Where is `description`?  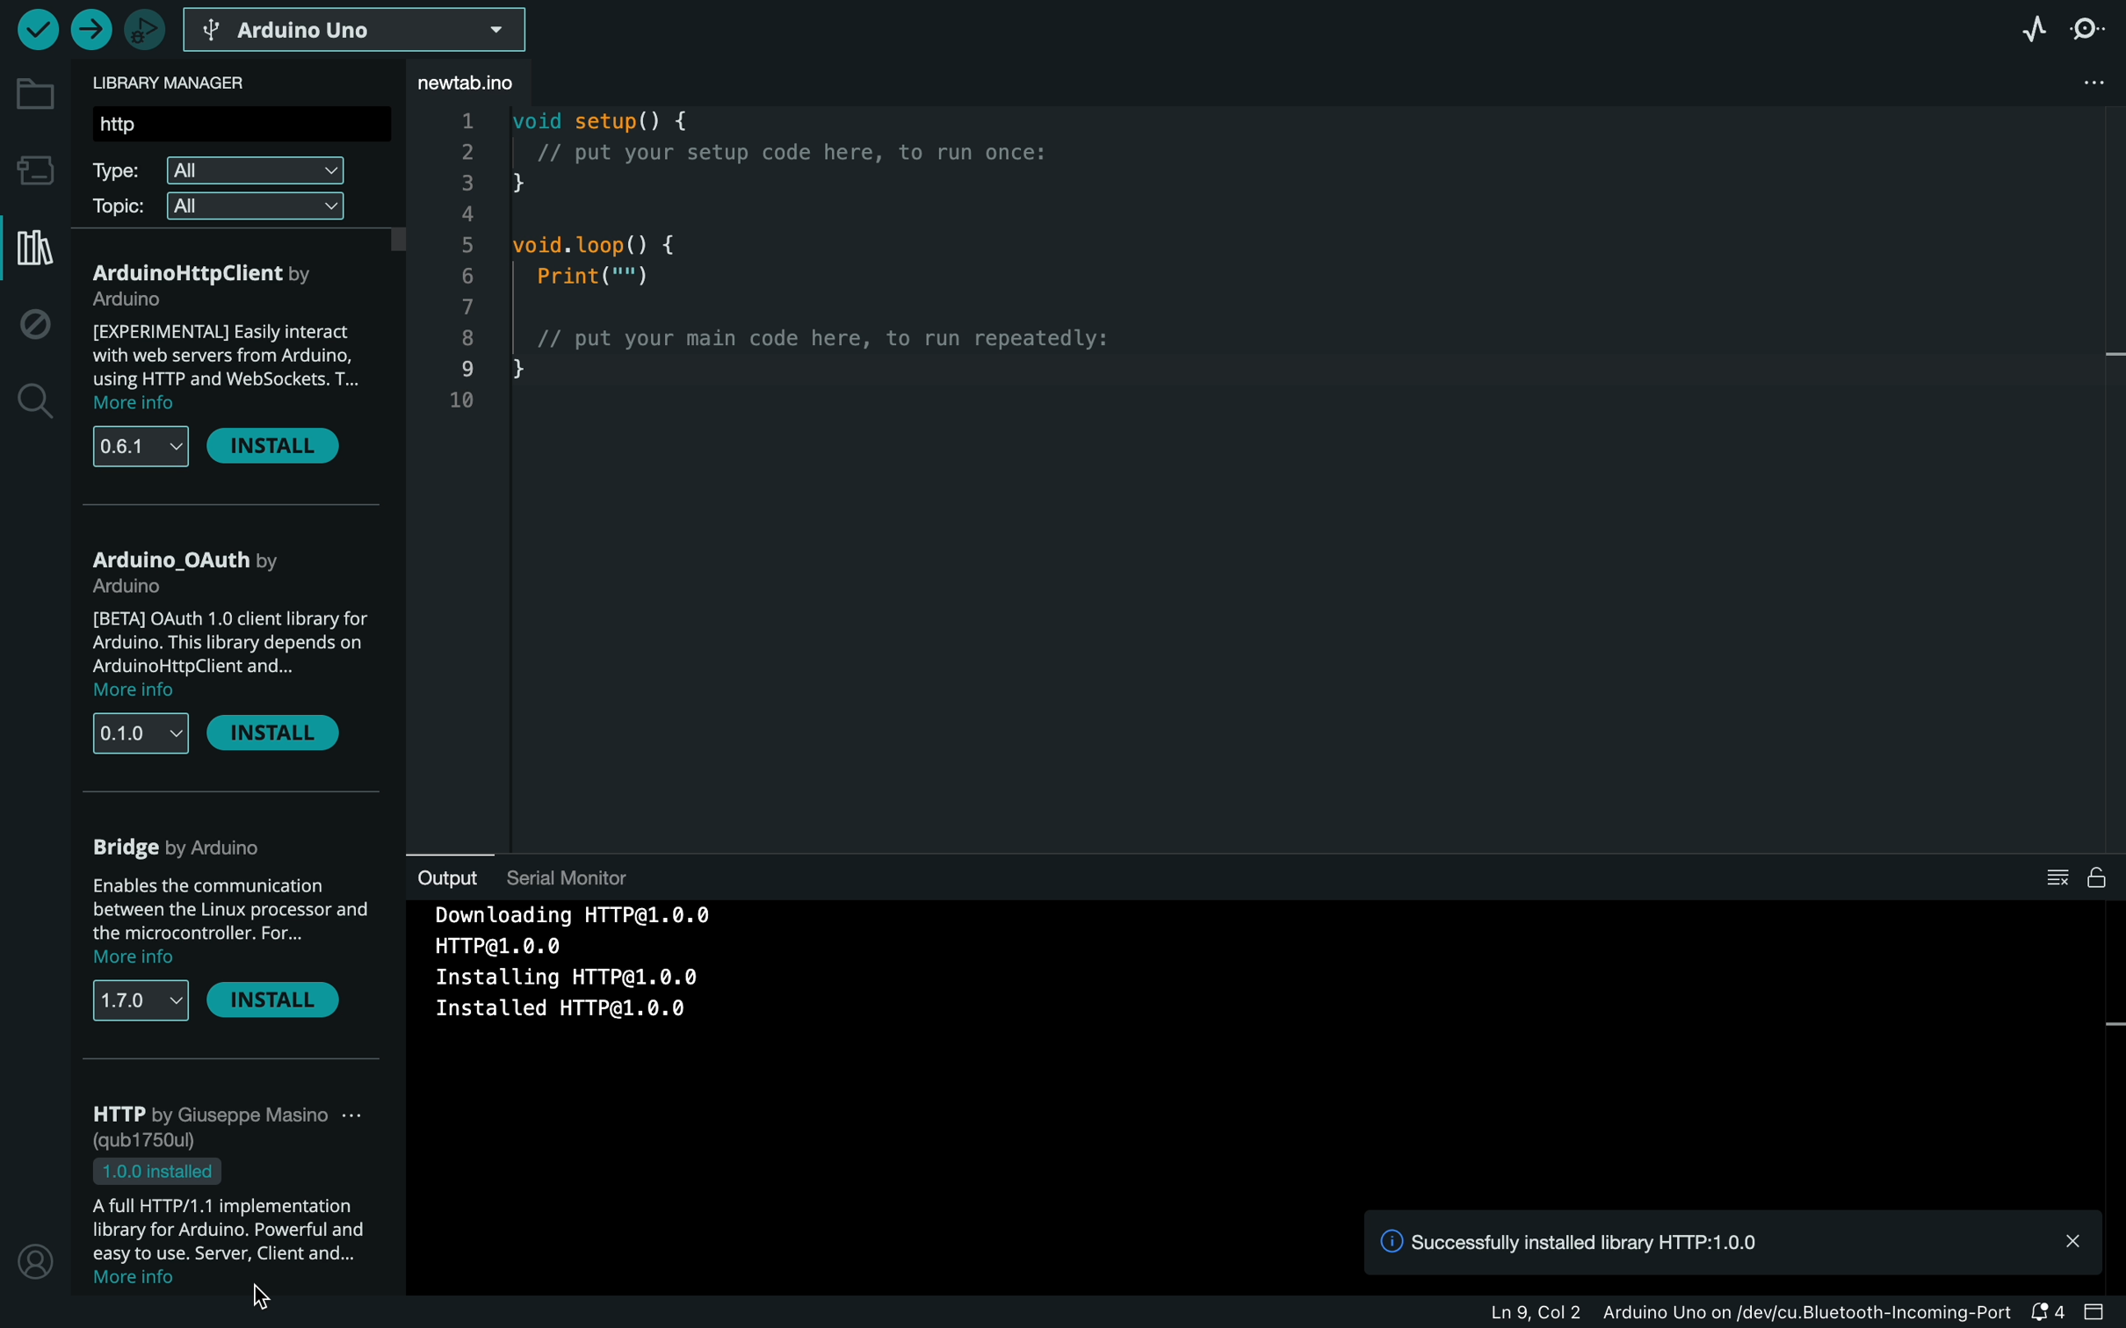
description is located at coordinates (225, 1223).